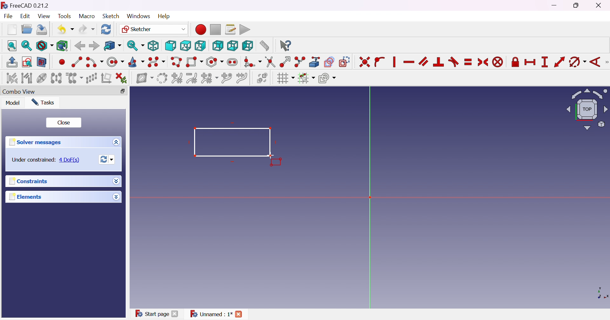 The height and width of the screenshot is (320, 610). Describe the element at coordinates (42, 62) in the screenshot. I see `View section` at that location.